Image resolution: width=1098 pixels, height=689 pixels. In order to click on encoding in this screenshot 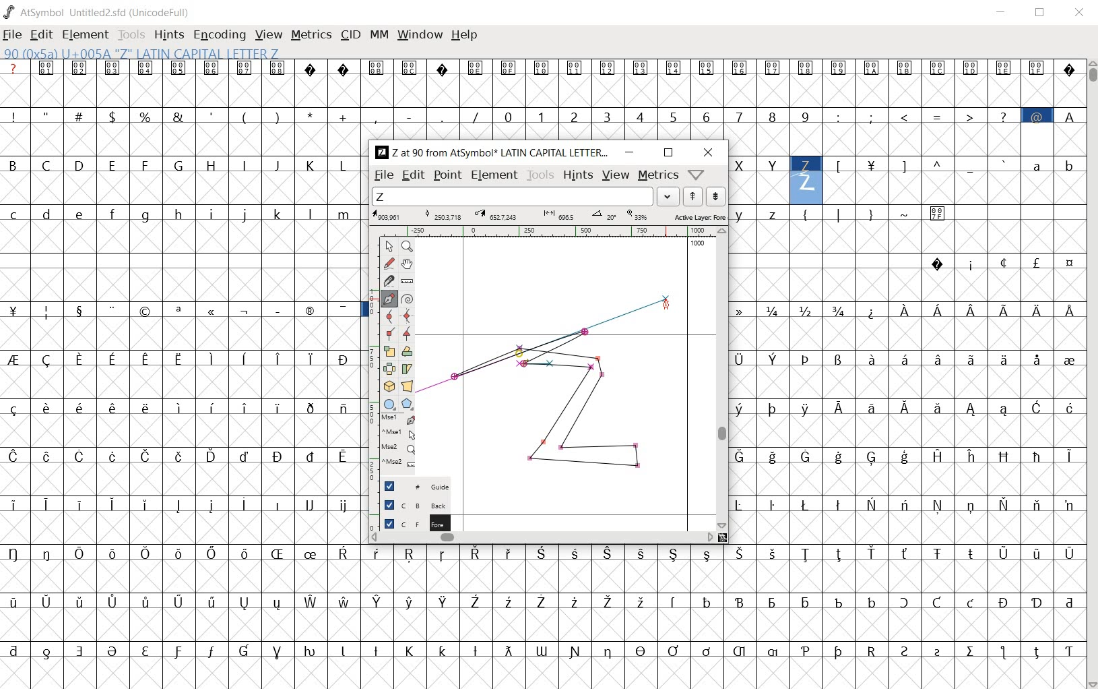, I will do `click(218, 35)`.